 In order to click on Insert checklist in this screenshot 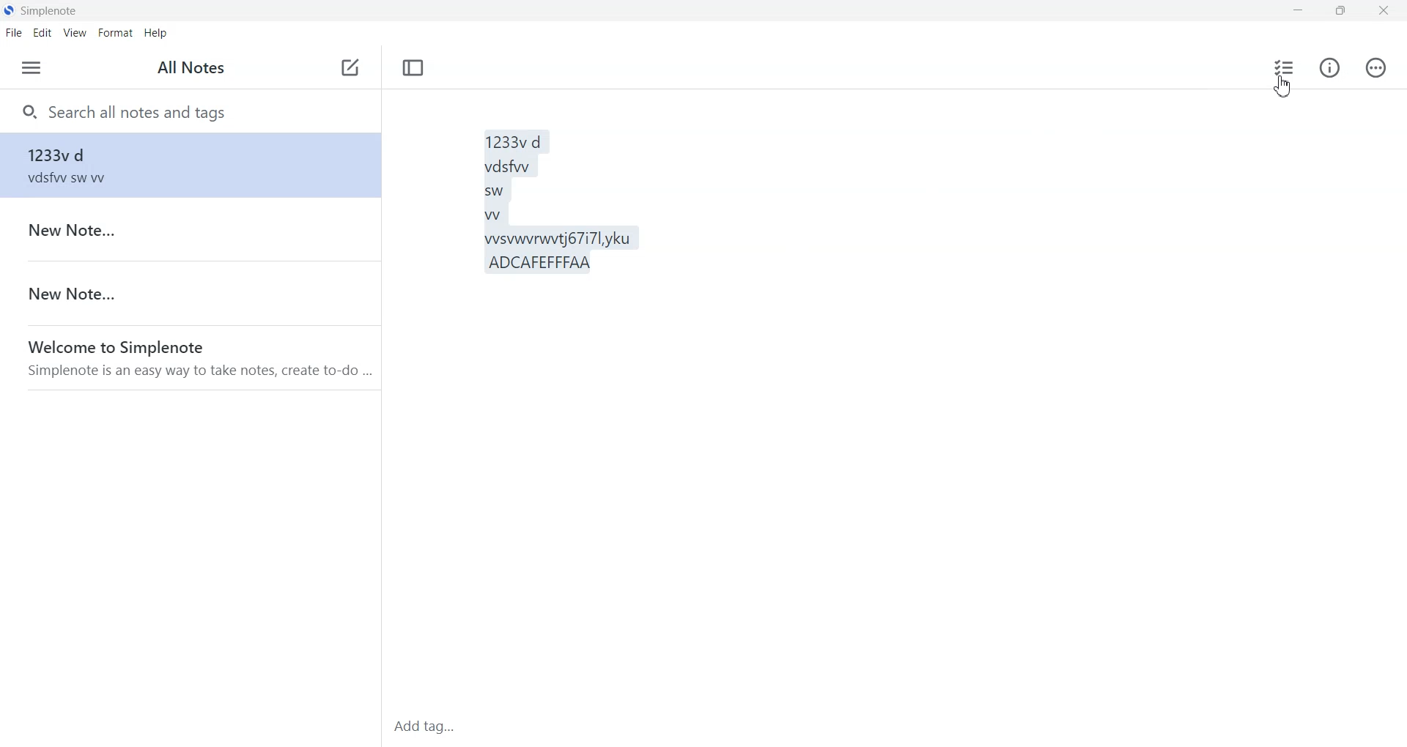, I will do `click(1282, 67)`.